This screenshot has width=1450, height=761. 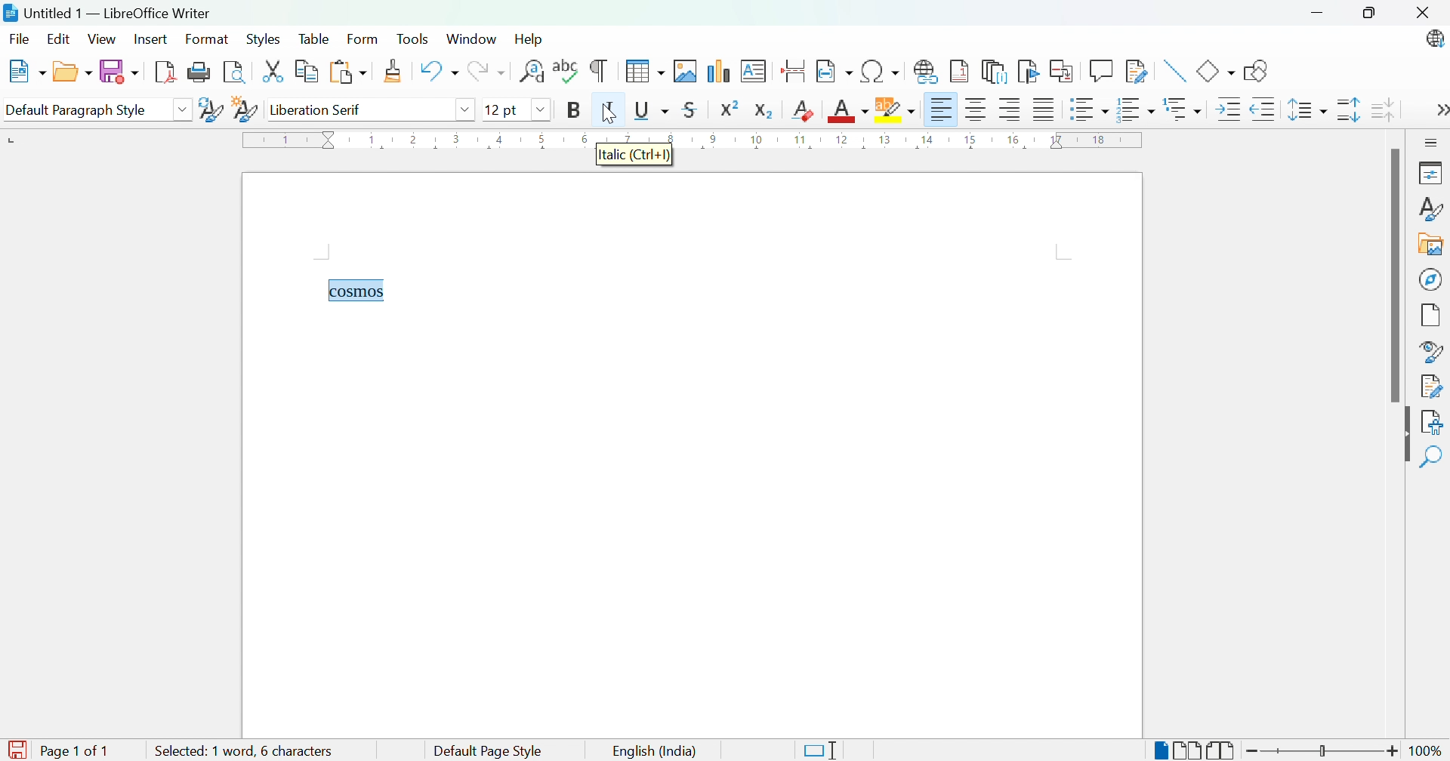 What do you see at coordinates (896, 109) in the screenshot?
I see `Character highlighting color` at bounding box center [896, 109].